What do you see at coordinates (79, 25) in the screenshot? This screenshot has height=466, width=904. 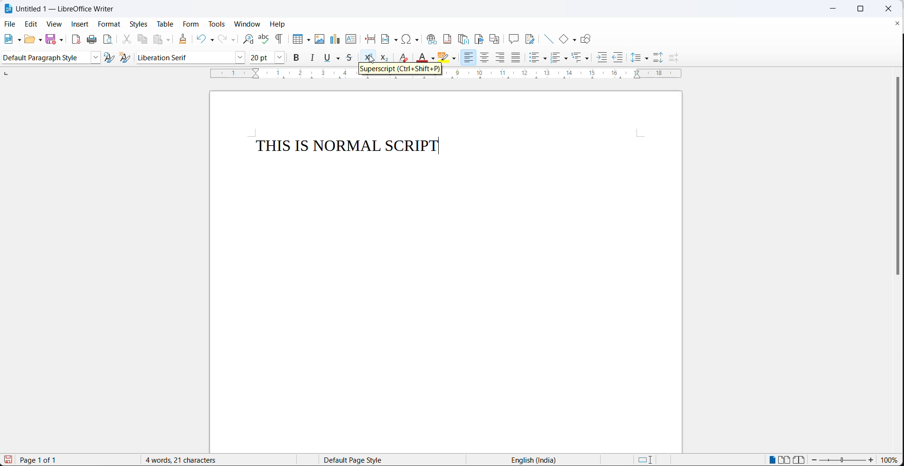 I see `insert ` at bounding box center [79, 25].